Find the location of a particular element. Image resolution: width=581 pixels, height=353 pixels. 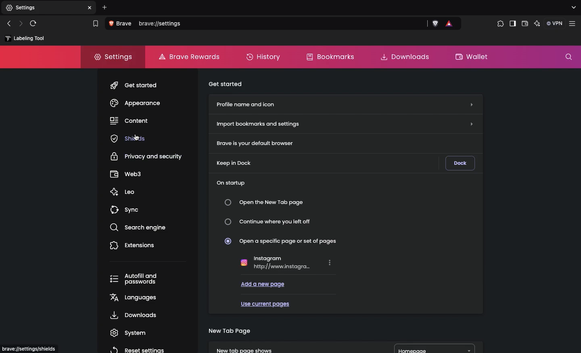

Leo is located at coordinates (122, 192).